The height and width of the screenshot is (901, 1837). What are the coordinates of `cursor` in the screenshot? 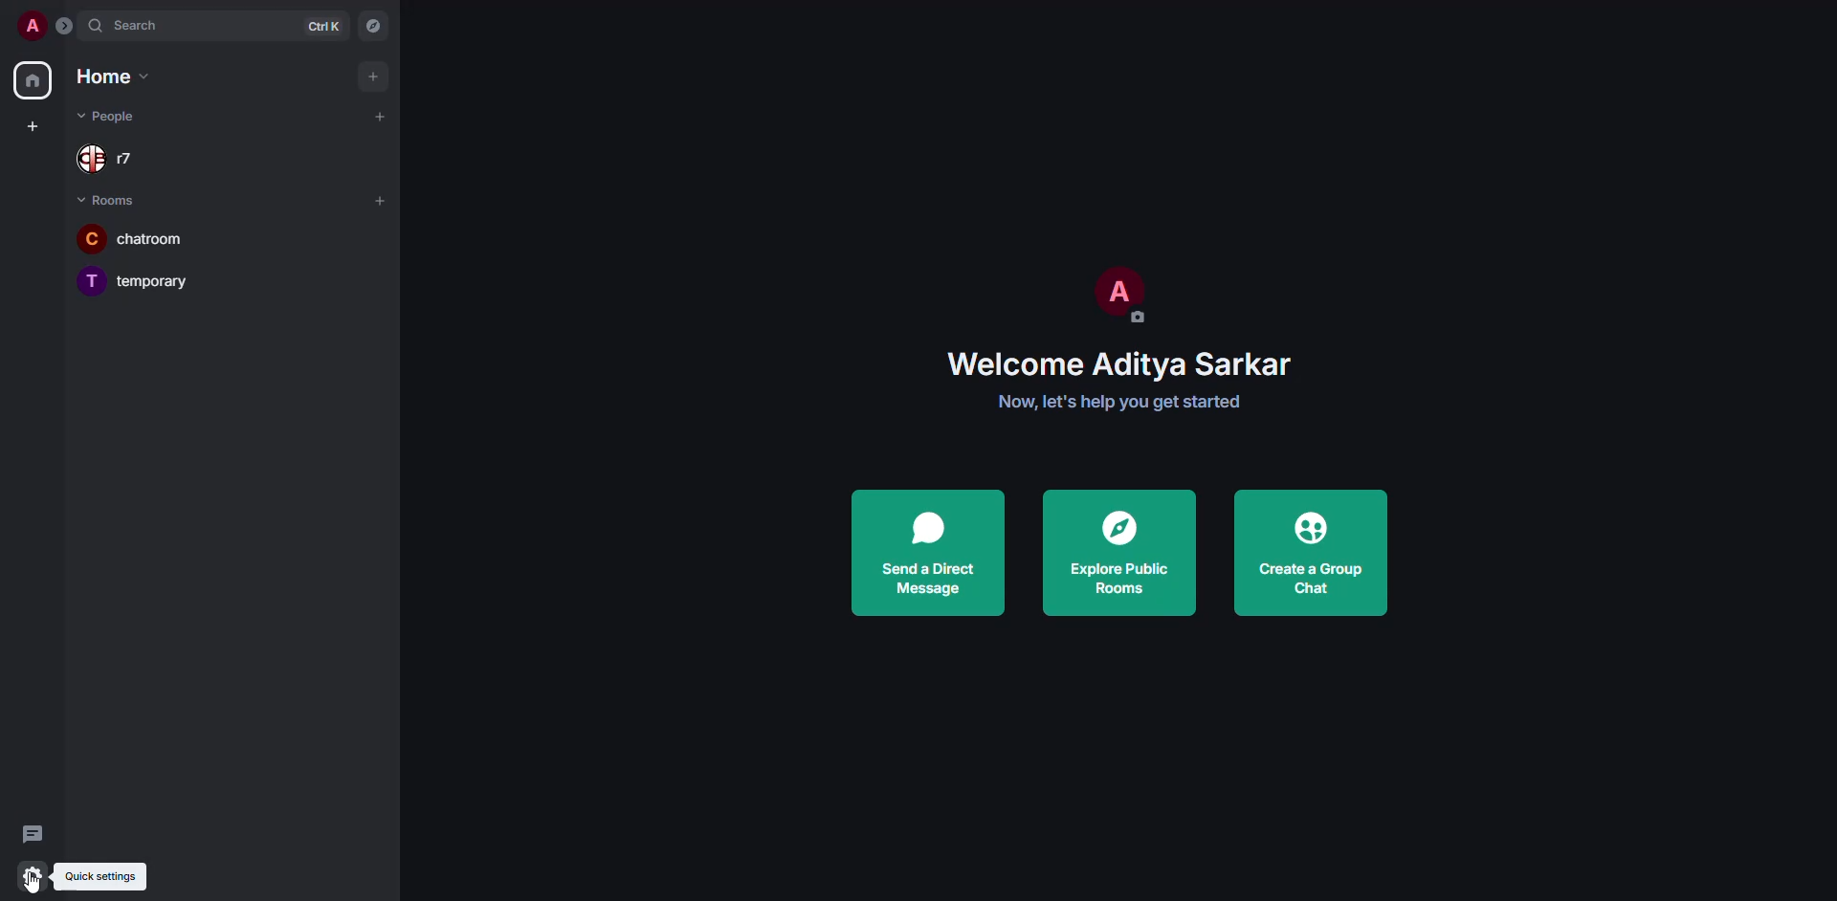 It's located at (36, 885).